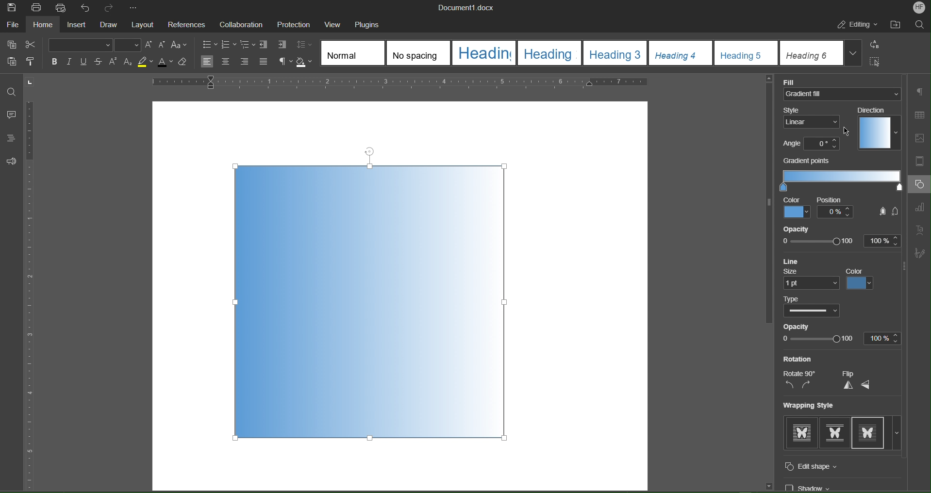  Describe the element at coordinates (922, 162) in the screenshot. I see `Header/Footer` at that location.